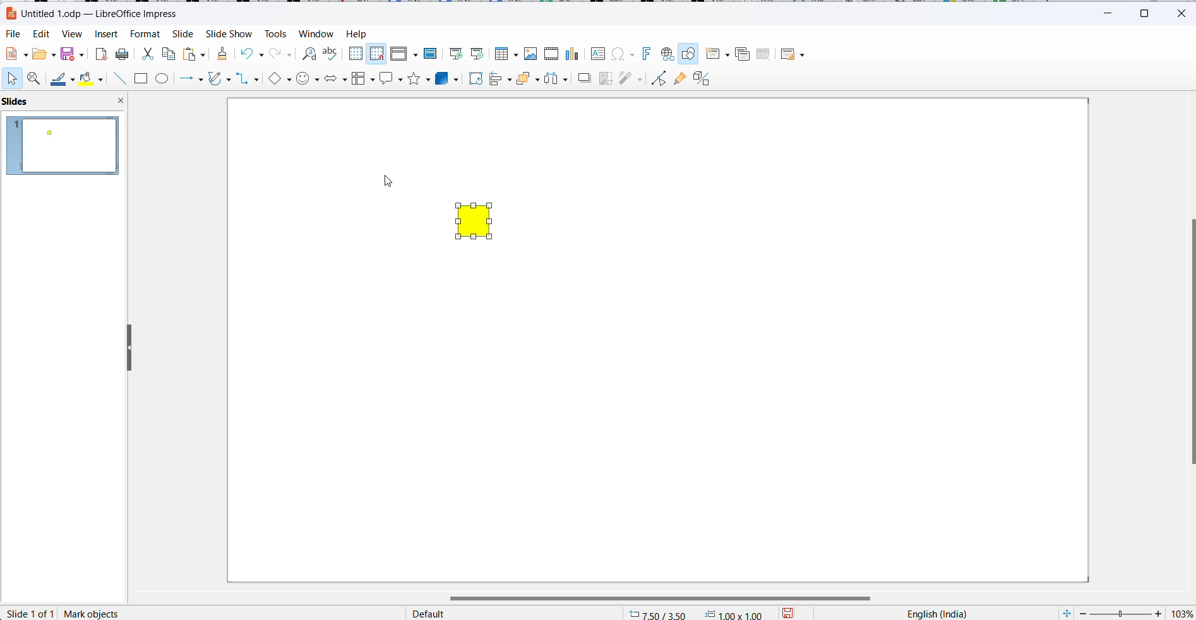  Describe the element at coordinates (510, 612) in the screenshot. I see `page style` at that location.